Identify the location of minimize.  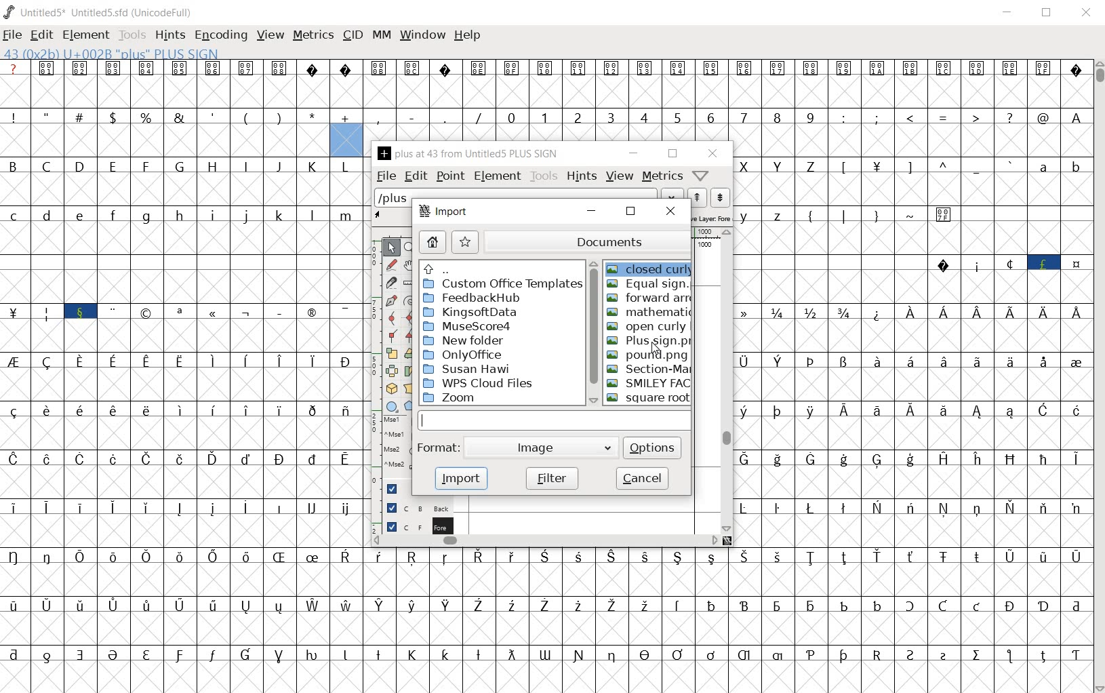
(1009, 12).